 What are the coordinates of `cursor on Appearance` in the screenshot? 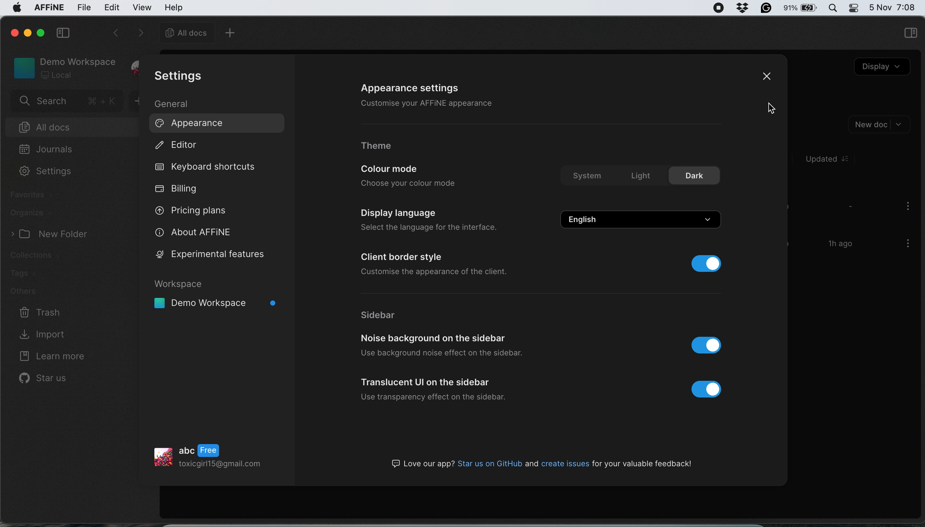 It's located at (262, 129).